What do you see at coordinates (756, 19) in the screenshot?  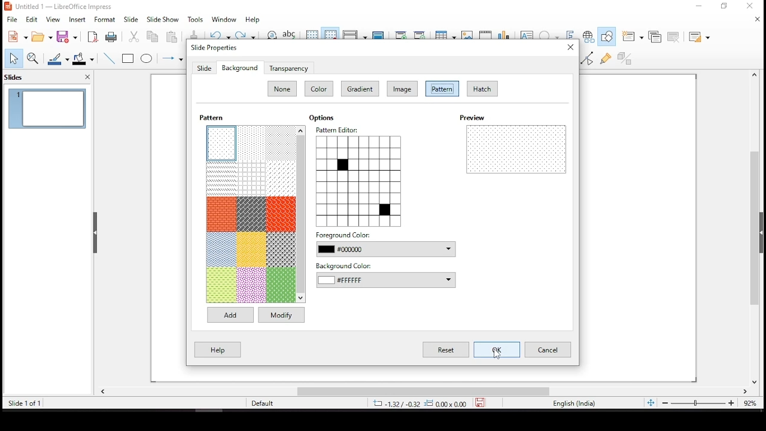 I see `close` at bounding box center [756, 19].